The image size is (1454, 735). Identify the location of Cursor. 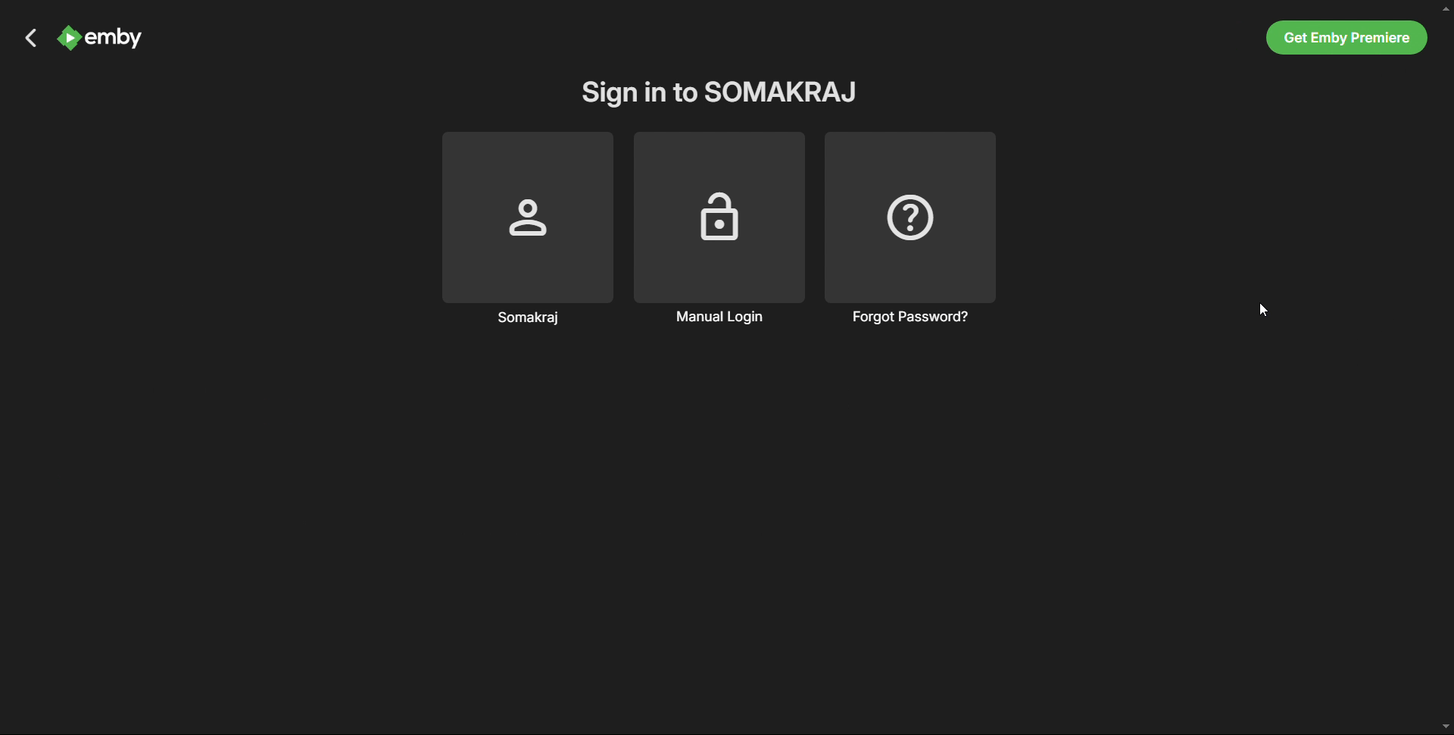
(1264, 309).